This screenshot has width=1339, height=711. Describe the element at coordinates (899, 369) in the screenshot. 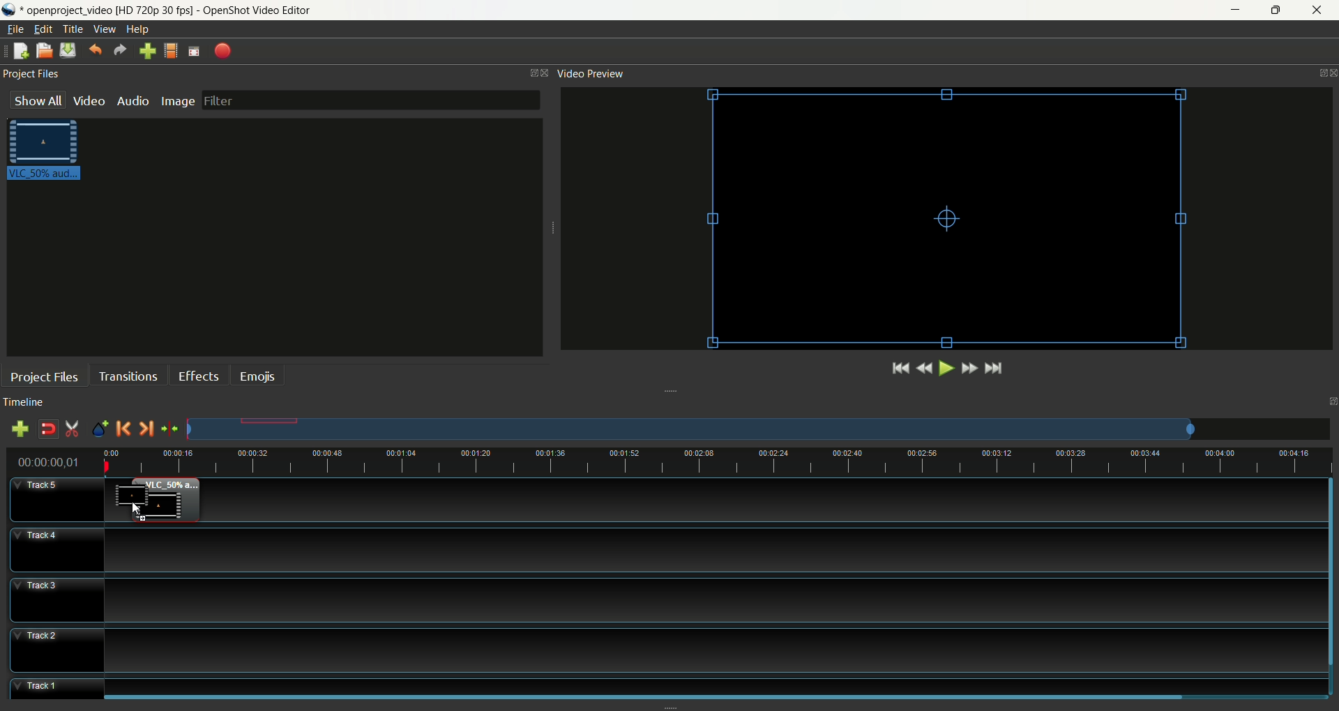

I see `jump to start` at that location.